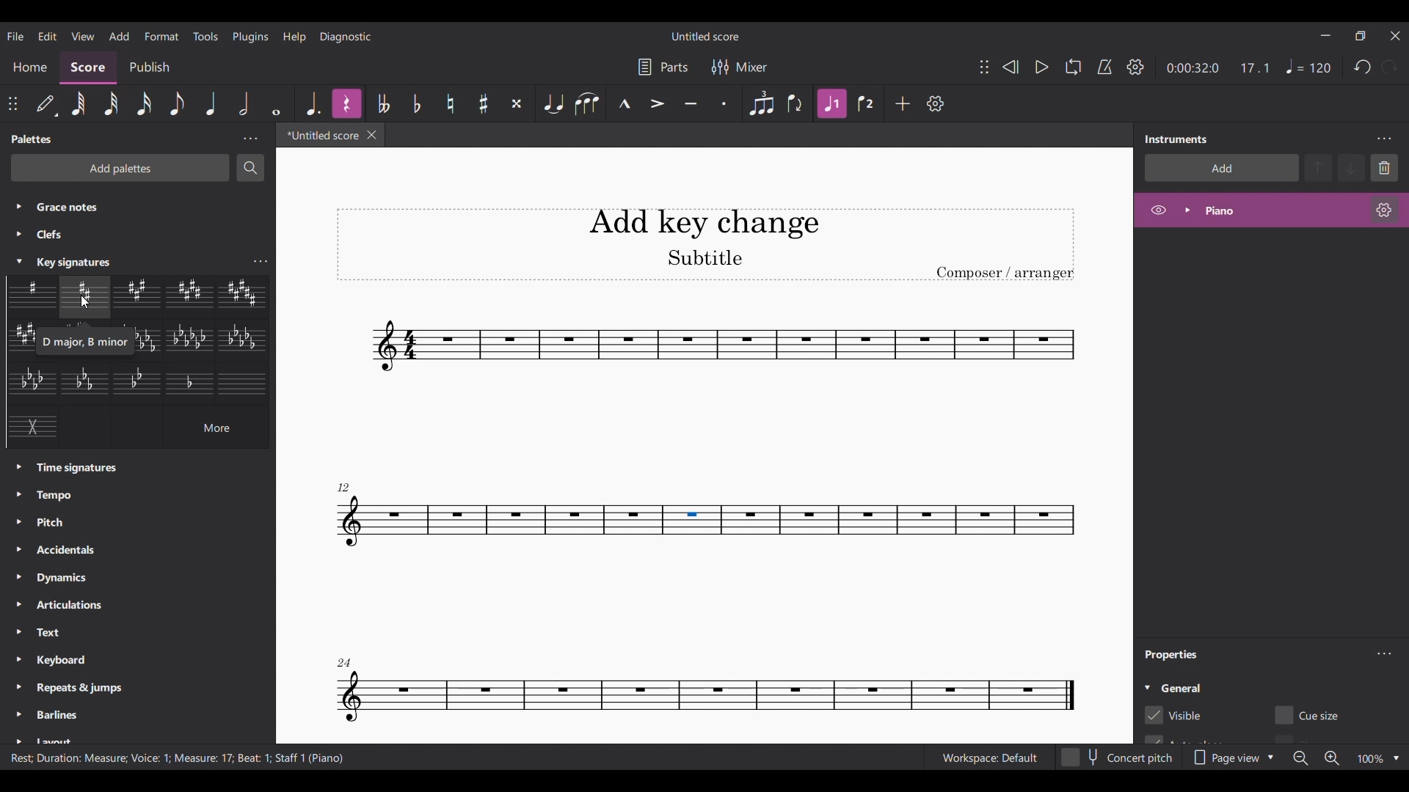 The image size is (1409, 792). I want to click on Parts, so click(662, 67).